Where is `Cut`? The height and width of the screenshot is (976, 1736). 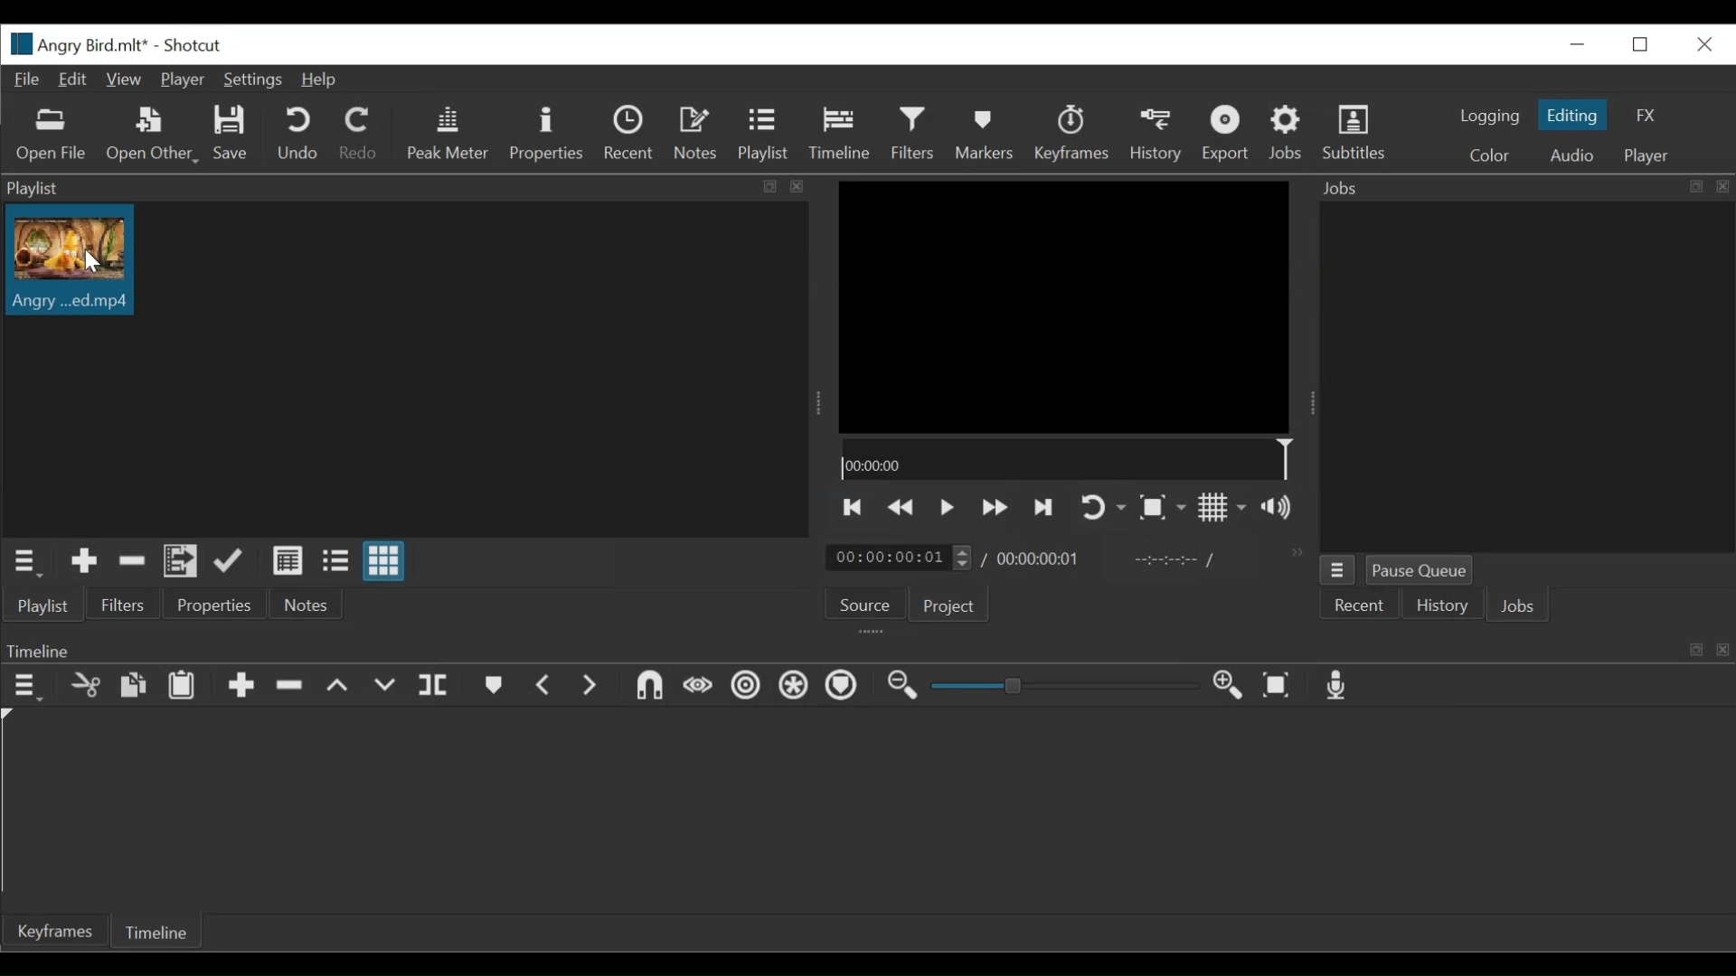 Cut is located at coordinates (85, 687).